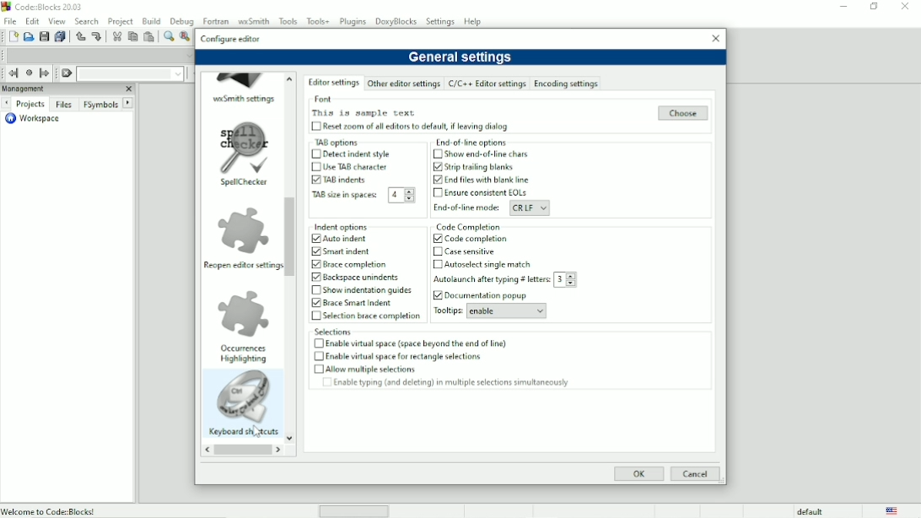  What do you see at coordinates (893, 510) in the screenshot?
I see `Language` at bounding box center [893, 510].